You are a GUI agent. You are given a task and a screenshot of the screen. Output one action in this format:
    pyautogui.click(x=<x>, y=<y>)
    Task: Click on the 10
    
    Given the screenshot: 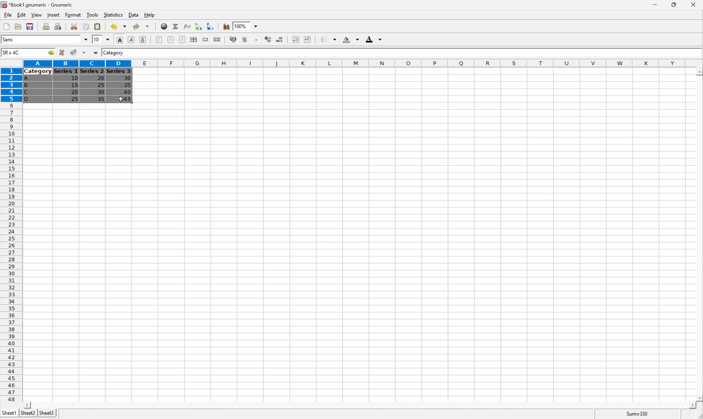 What is the action you would take?
    pyautogui.click(x=97, y=40)
    